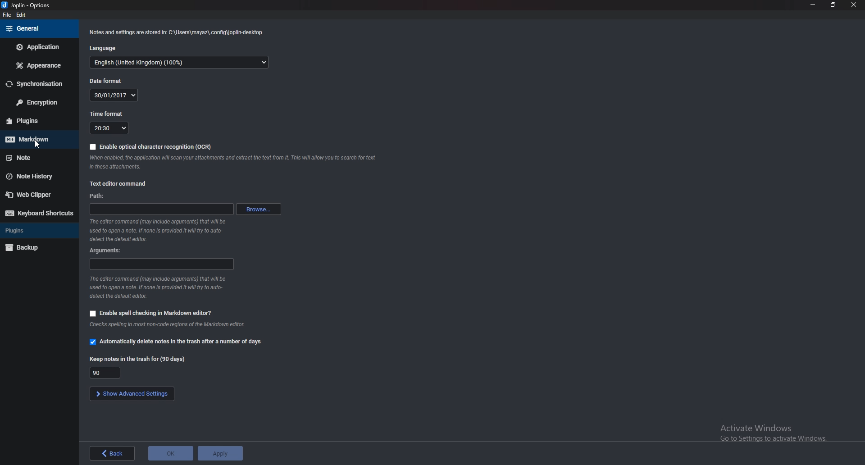 The image size is (865, 465). What do you see at coordinates (179, 32) in the screenshot?
I see `Notes and settings are stored in: C:\Users\mayaz\.config\joplin-desktop` at bounding box center [179, 32].